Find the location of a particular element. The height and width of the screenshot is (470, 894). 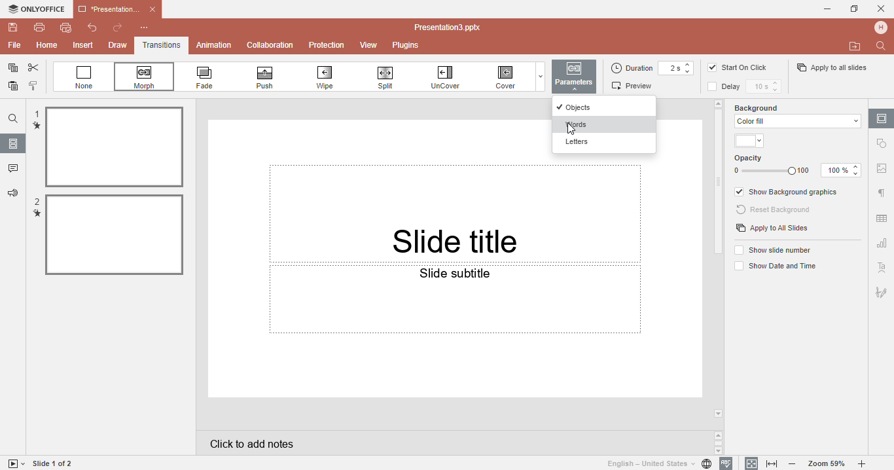

Home is located at coordinates (46, 45).